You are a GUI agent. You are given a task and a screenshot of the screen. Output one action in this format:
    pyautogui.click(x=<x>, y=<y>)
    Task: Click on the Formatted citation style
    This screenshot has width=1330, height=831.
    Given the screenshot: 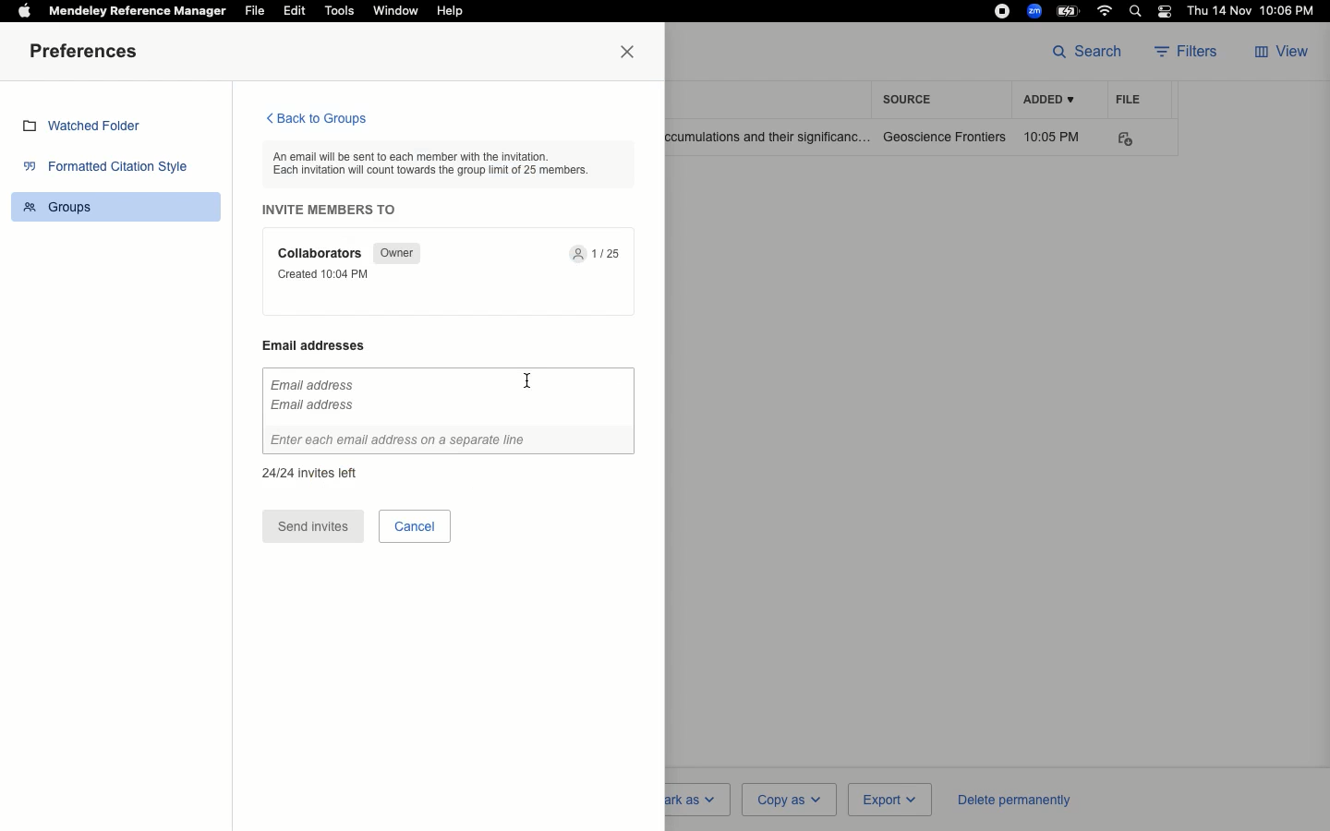 What is the action you would take?
    pyautogui.click(x=111, y=169)
    